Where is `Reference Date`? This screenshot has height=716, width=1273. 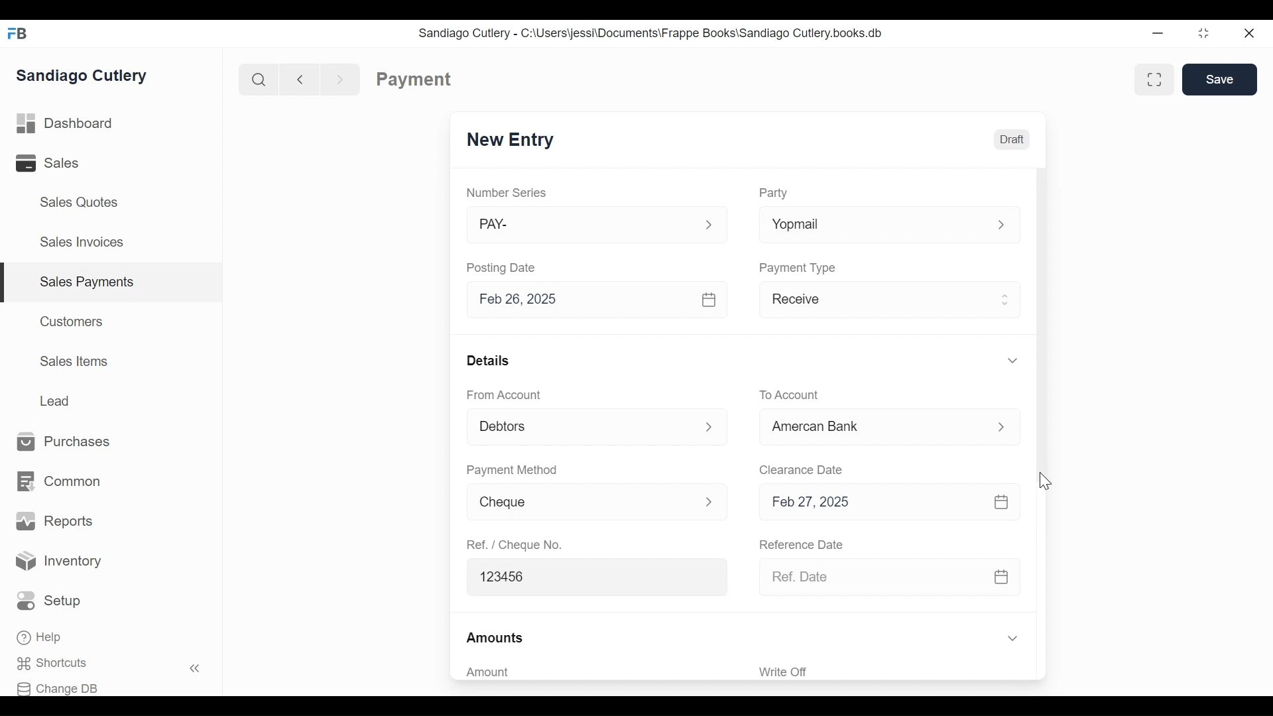 Reference Date is located at coordinates (800, 543).